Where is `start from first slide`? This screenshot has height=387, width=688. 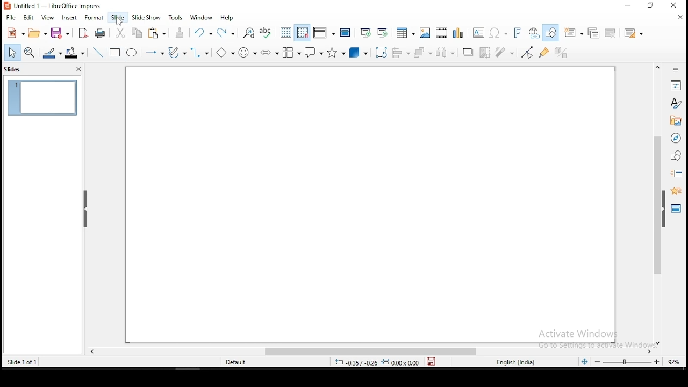
start from first slide is located at coordinates (365, 32).